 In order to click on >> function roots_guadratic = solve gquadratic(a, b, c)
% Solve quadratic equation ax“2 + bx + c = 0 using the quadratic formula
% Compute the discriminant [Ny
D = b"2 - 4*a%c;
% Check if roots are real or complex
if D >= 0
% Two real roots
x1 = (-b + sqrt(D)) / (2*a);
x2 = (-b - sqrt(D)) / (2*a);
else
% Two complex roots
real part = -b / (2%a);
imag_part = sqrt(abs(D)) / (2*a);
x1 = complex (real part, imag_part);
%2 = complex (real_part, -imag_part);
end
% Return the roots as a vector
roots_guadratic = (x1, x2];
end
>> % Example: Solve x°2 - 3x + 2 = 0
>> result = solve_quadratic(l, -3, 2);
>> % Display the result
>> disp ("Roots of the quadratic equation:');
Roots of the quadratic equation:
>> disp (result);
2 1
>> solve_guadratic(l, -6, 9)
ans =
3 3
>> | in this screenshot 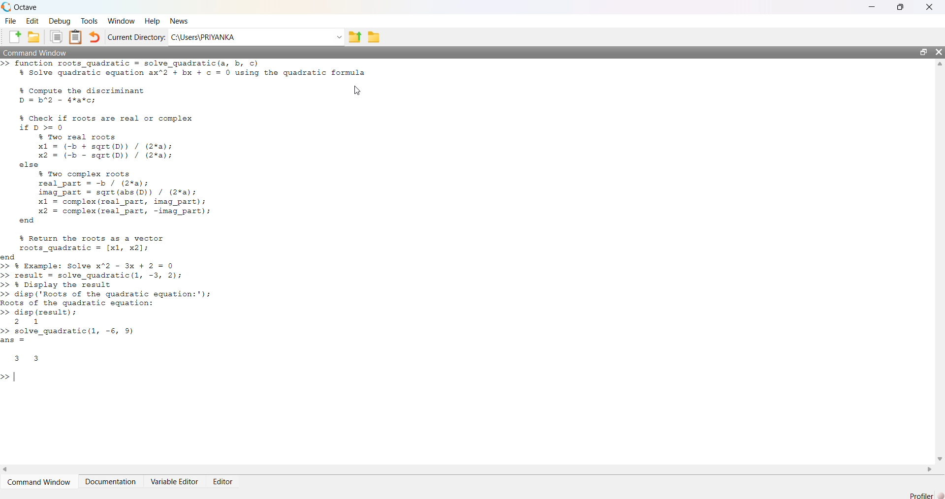, I will do `click(233, 227)`.